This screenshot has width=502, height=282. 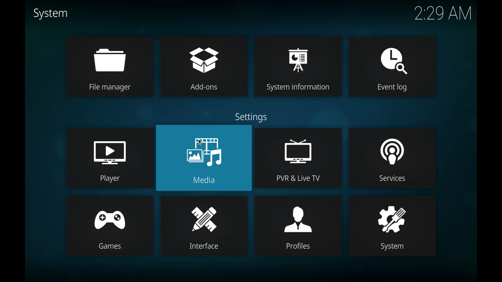 I want to click on interface, so click(x=206, y=215).